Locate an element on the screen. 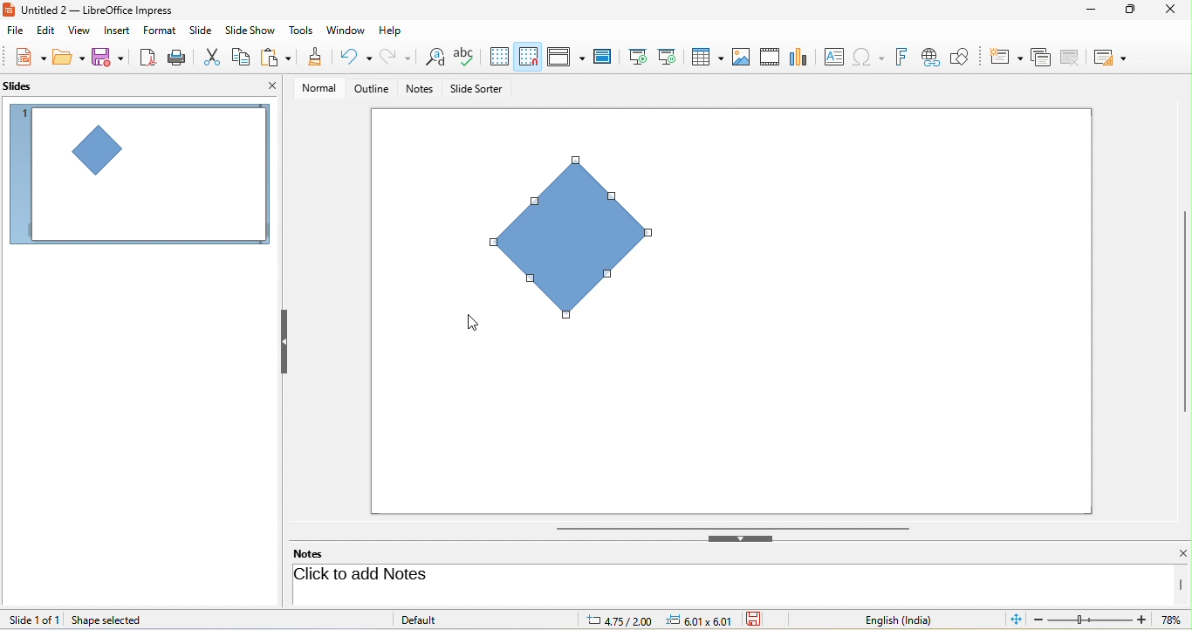  close is located at coordinates (272, 86).